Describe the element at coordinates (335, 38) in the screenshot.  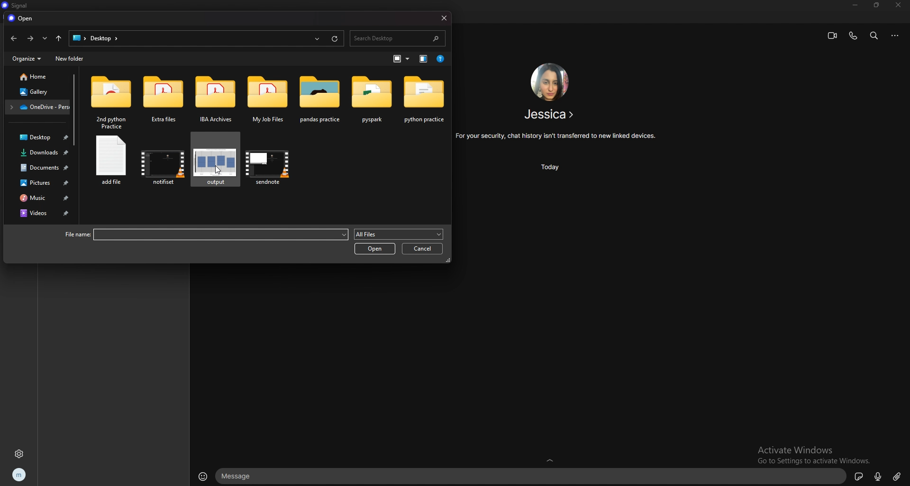
I see `refresh` at that location.